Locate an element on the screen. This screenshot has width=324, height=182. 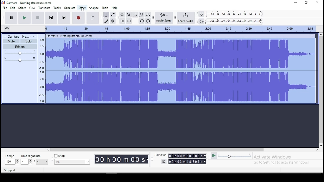
left is located at coordinates (49, 150).